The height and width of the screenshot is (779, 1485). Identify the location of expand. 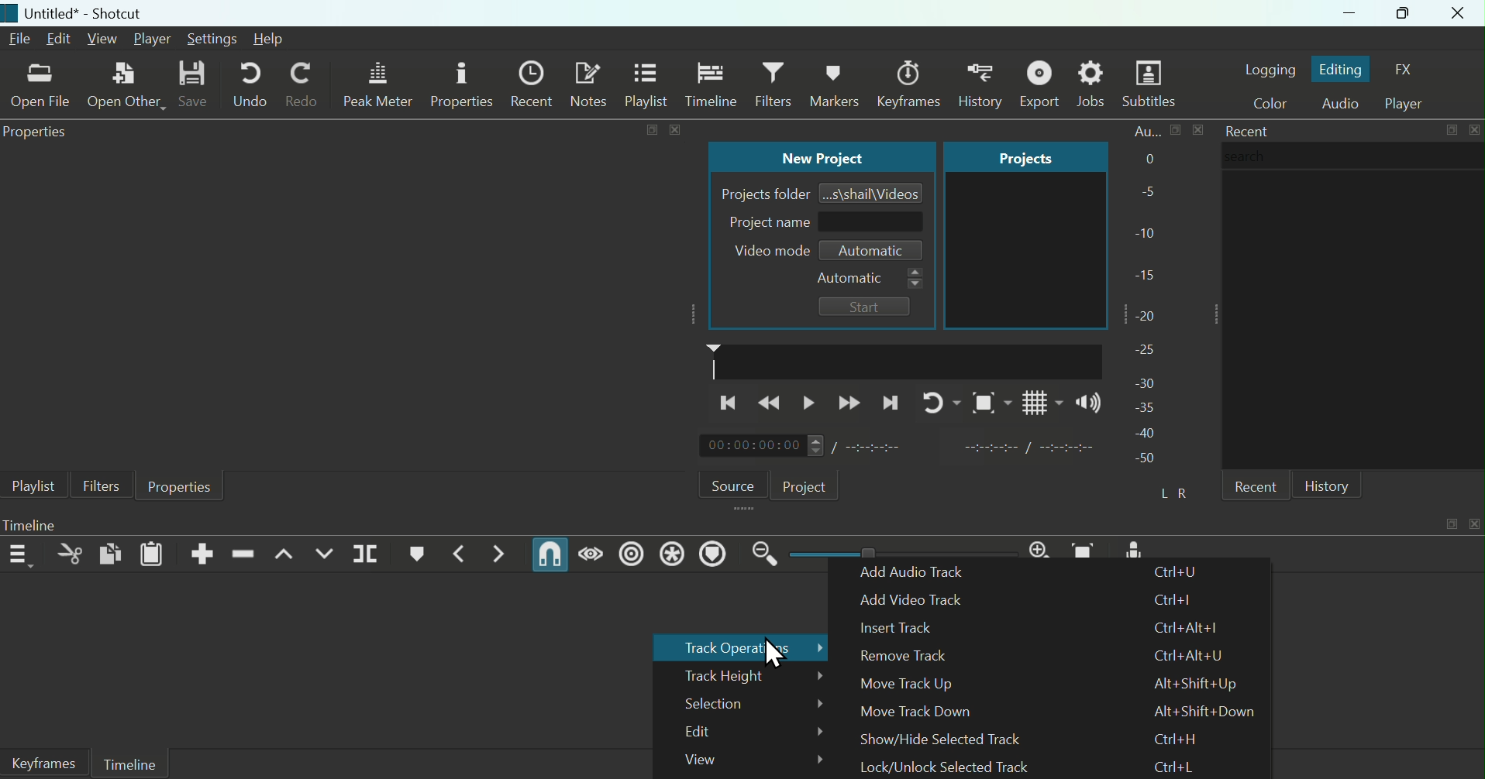
(1451, 130).